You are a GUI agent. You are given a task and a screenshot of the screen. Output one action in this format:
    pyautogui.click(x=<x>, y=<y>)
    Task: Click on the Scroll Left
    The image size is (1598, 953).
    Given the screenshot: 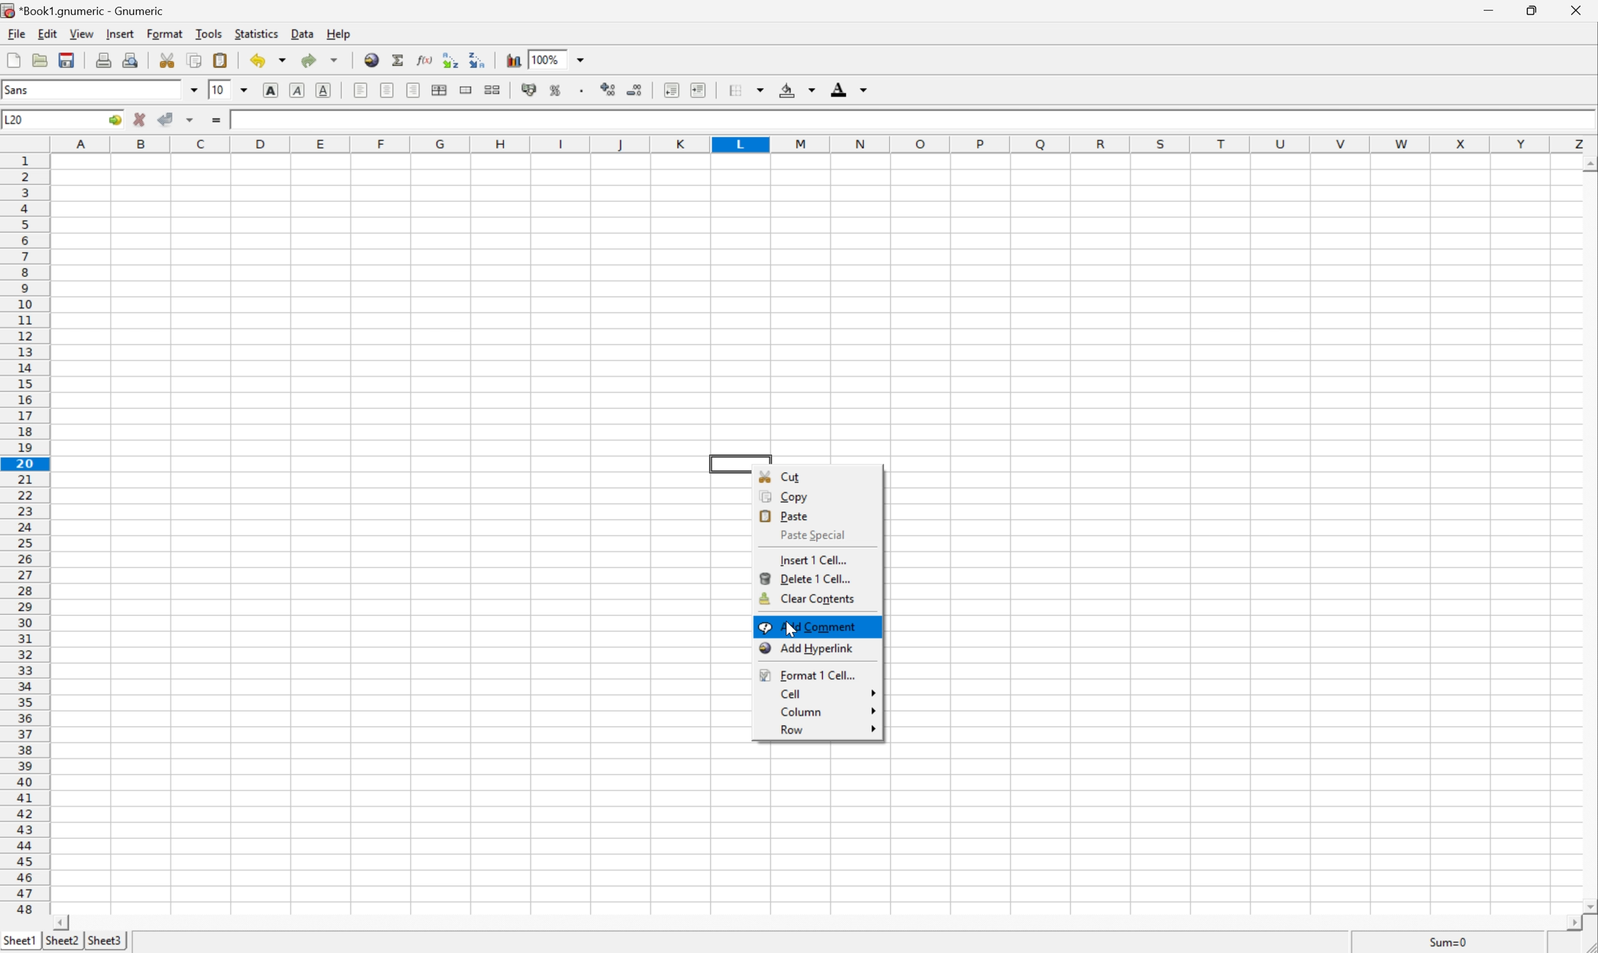 What is the action you would take?
    pyautogui.click(x=63, y=922)
    